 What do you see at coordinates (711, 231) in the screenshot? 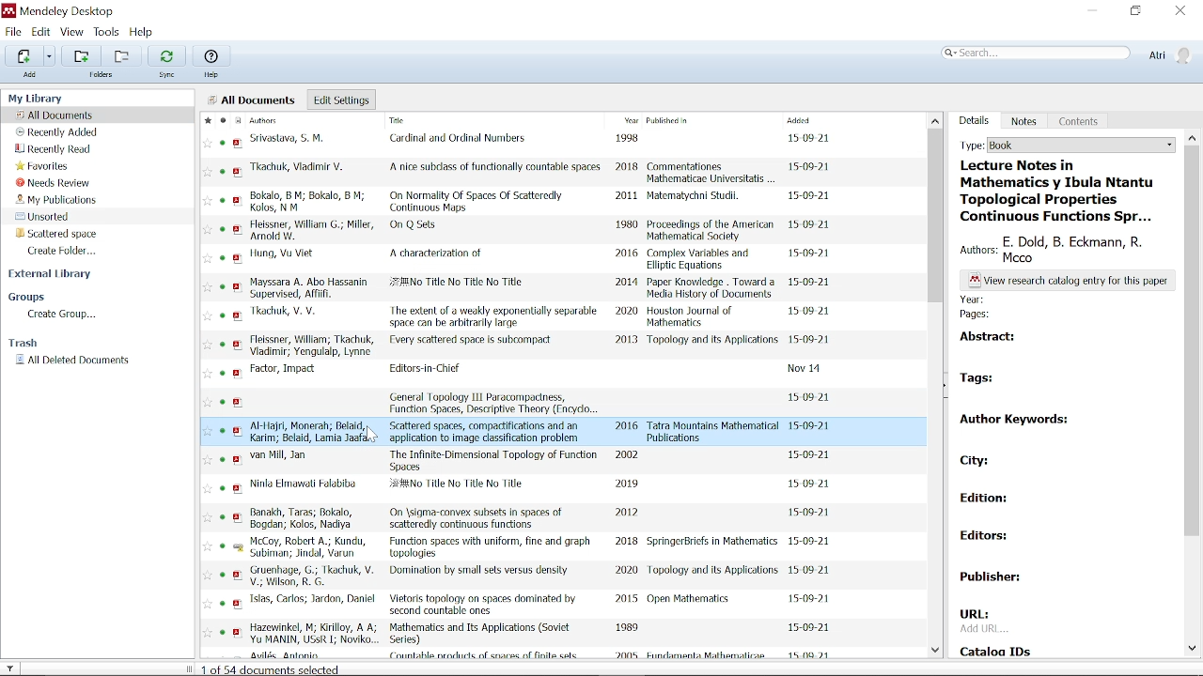
I see `Proceedings of the American
Mathematical Society` at bounding box center [711, 231].